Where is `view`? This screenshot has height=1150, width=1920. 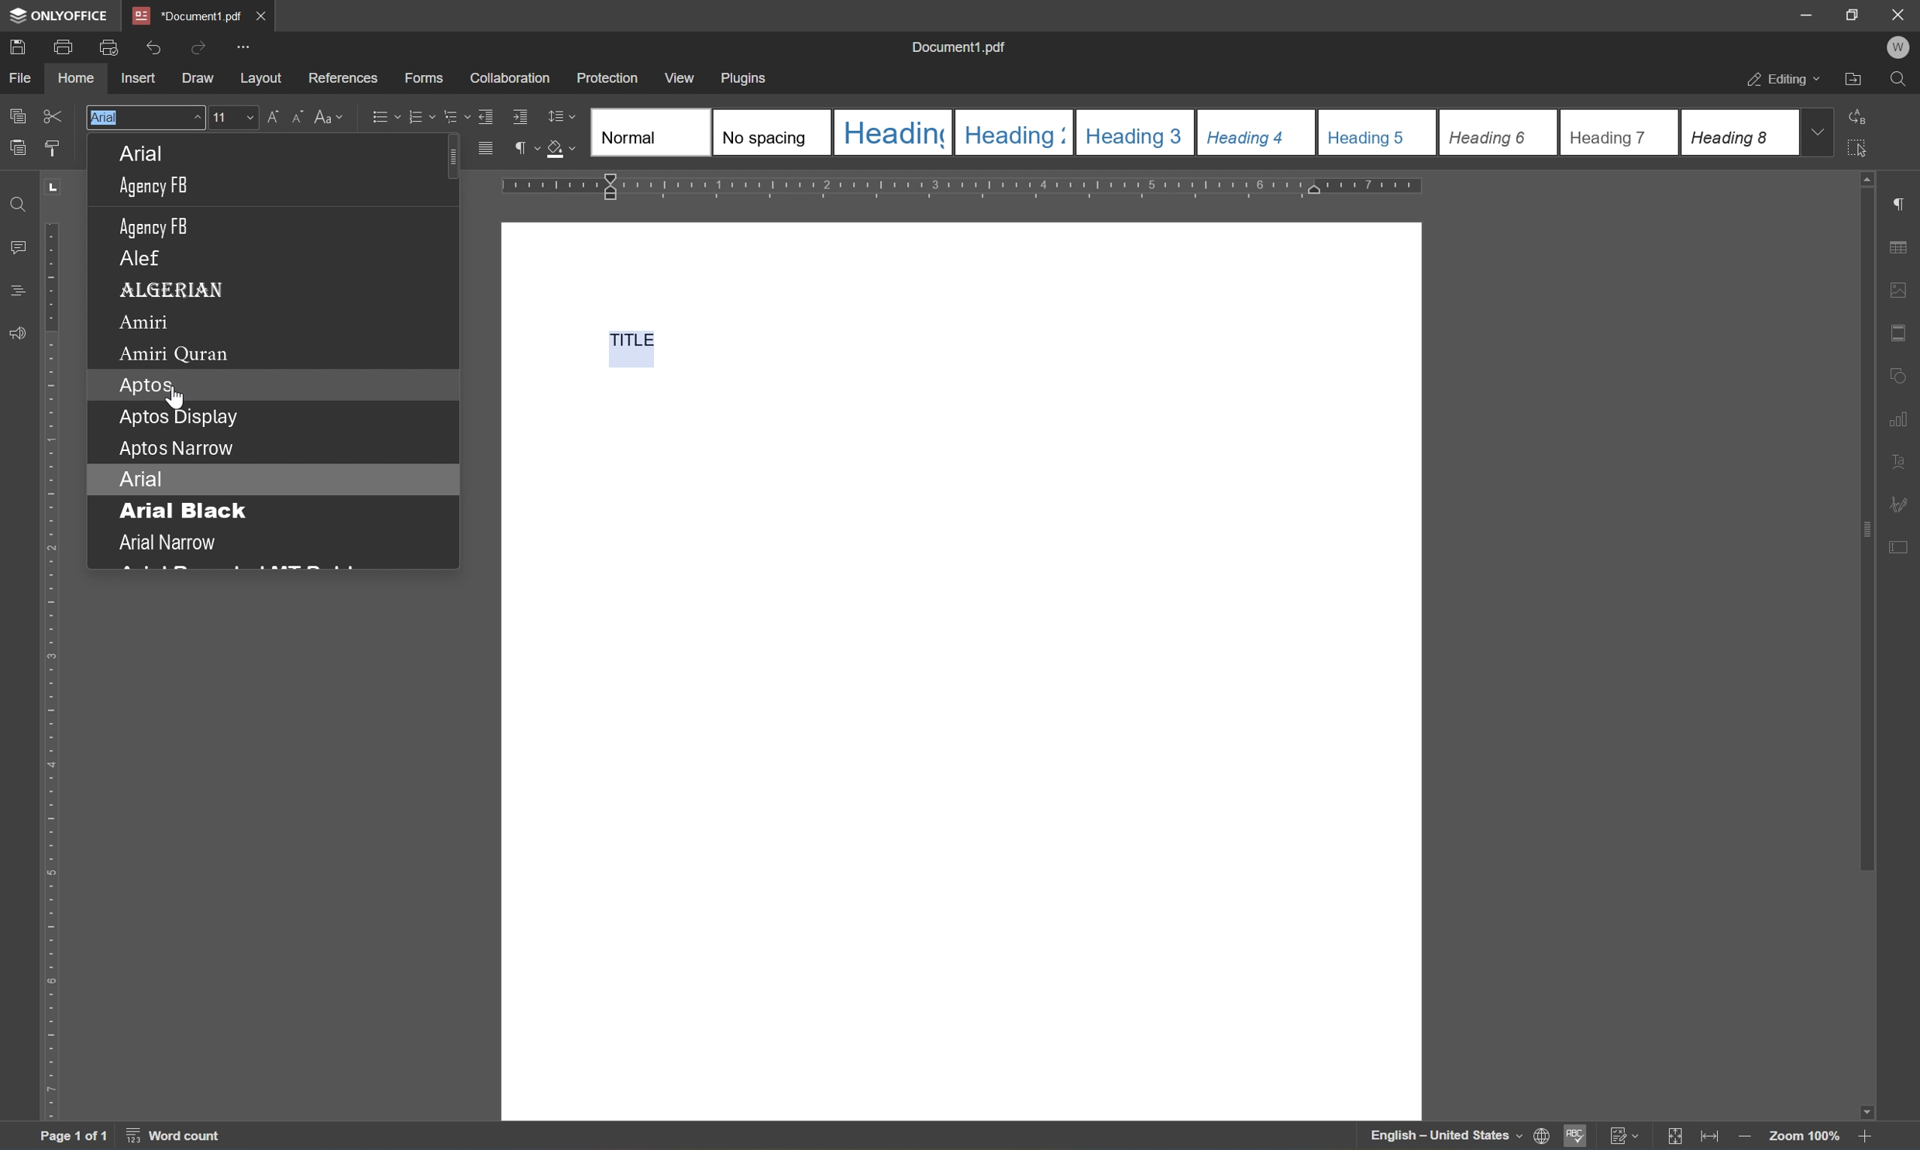 view is located at coordinates (678, 77).